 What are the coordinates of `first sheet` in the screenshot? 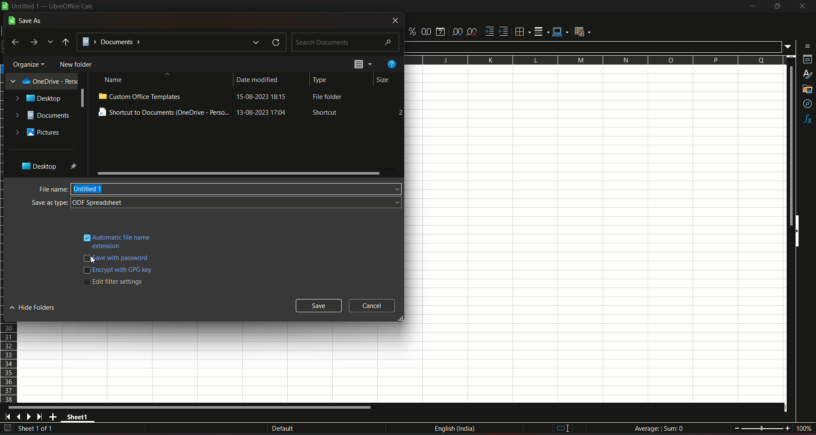 It's located at (9, 417).